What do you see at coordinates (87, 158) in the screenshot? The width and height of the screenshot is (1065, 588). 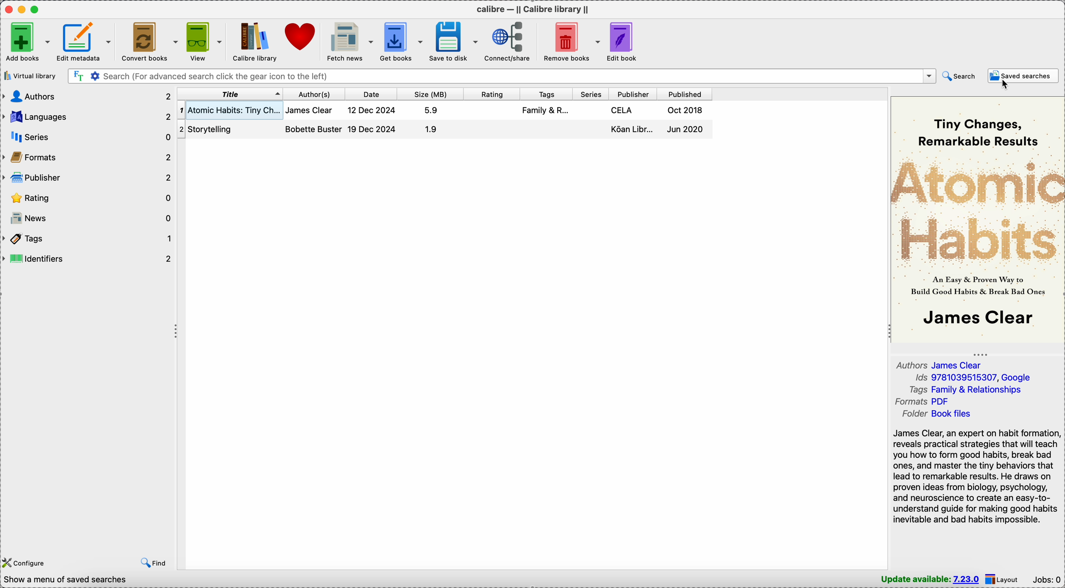 I see `formats` at bounding box center [87, 158].